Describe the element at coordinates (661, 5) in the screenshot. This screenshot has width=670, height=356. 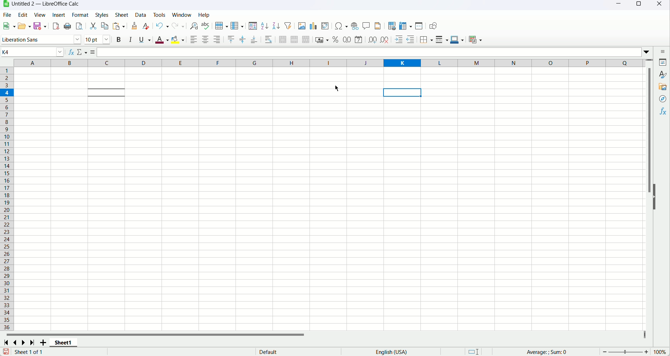
I see `Close` at that location.